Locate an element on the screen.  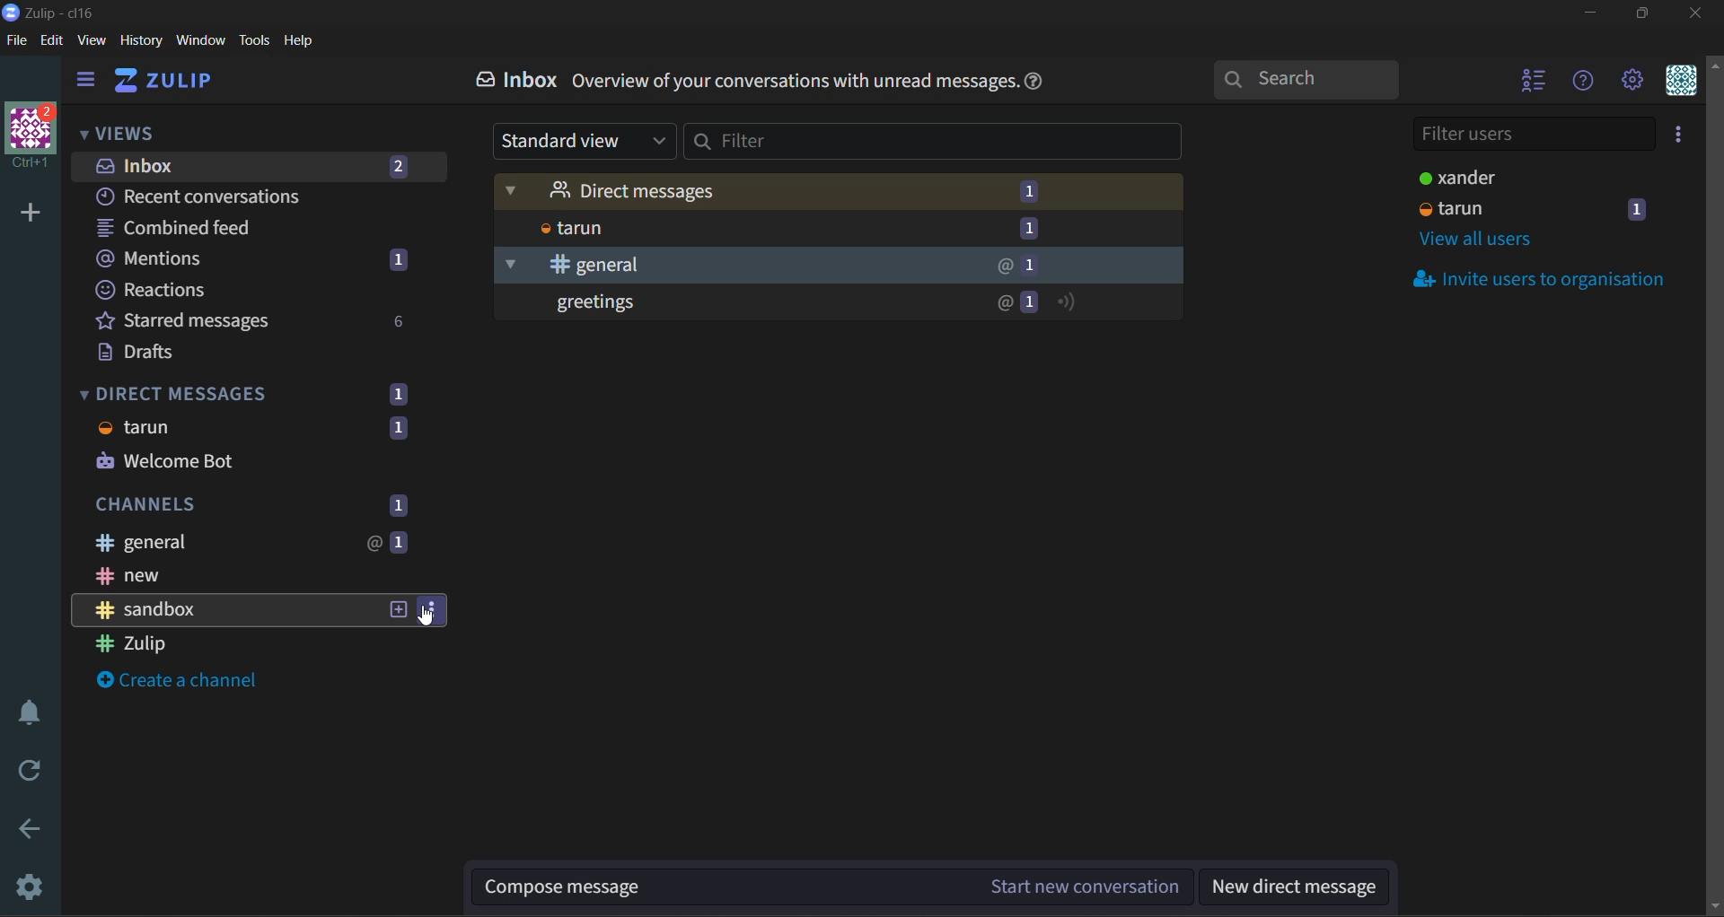
filter users is located at coordinates (1531, 135).